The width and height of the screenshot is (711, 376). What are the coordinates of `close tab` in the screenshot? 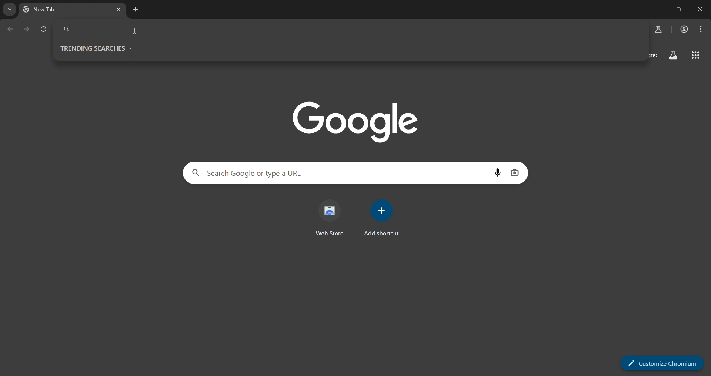 It's located at (120, 10).